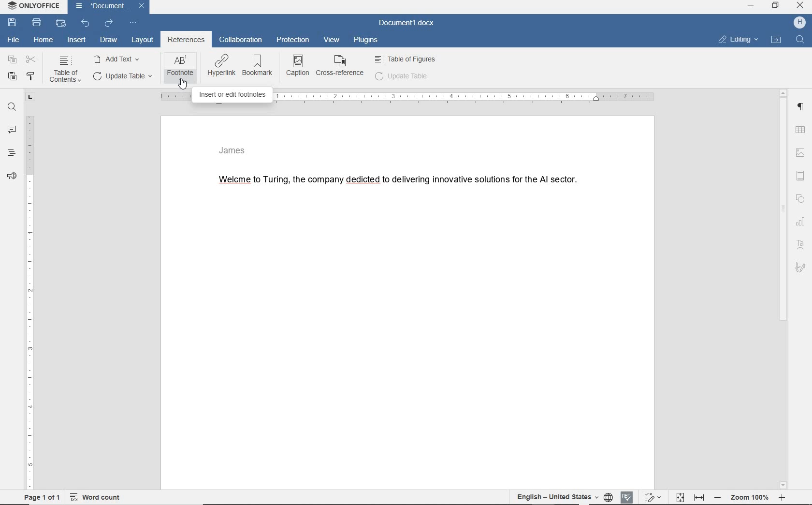 The width and height of the screenshot is (812, 505). What do you see at coordinates (109, 40) in the screenshot?
I see `draw` at bounding box center [109, 40].